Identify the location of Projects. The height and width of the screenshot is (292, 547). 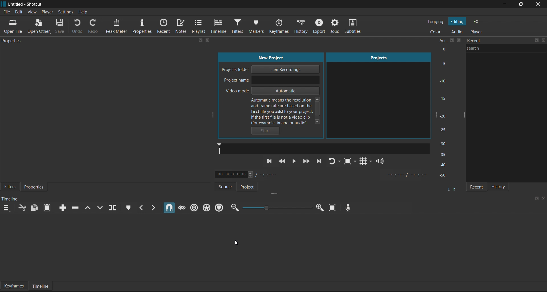
(375, 94).